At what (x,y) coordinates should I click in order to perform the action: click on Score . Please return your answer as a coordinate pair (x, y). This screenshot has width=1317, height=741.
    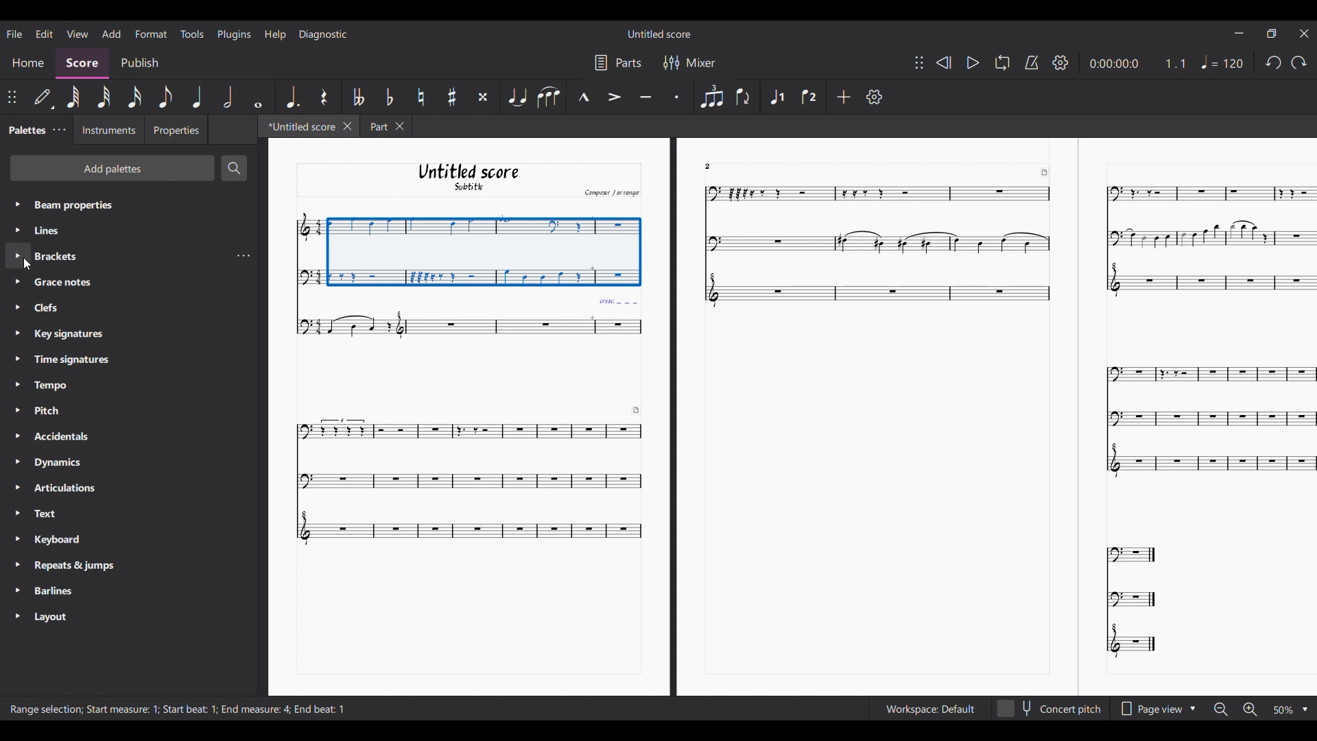
    Looking at the image, I should click on (83, 64).